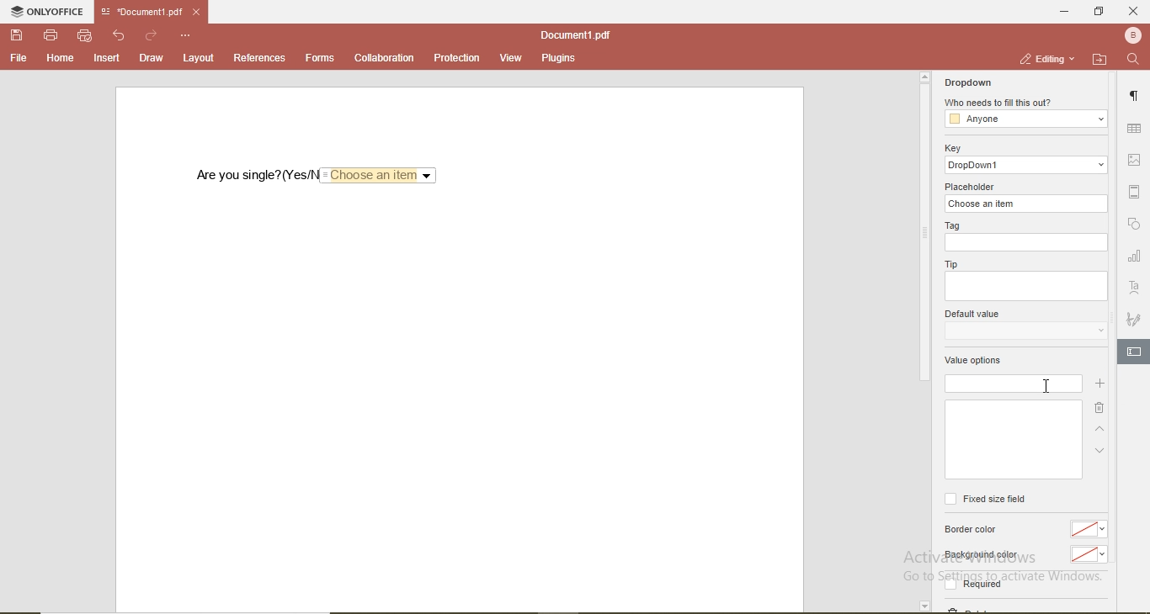 The width and height of the screenshot is (1150, 614). What do you see at coordinates (1100, 60) in the screenshot?
I see `open file location` at bounding box center [1100, 60].